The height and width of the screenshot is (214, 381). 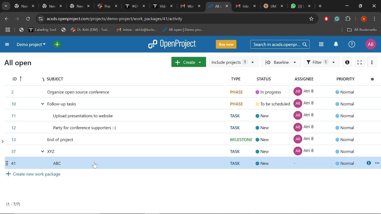 I want to click on task ID 11, so click(x=193, y=116).